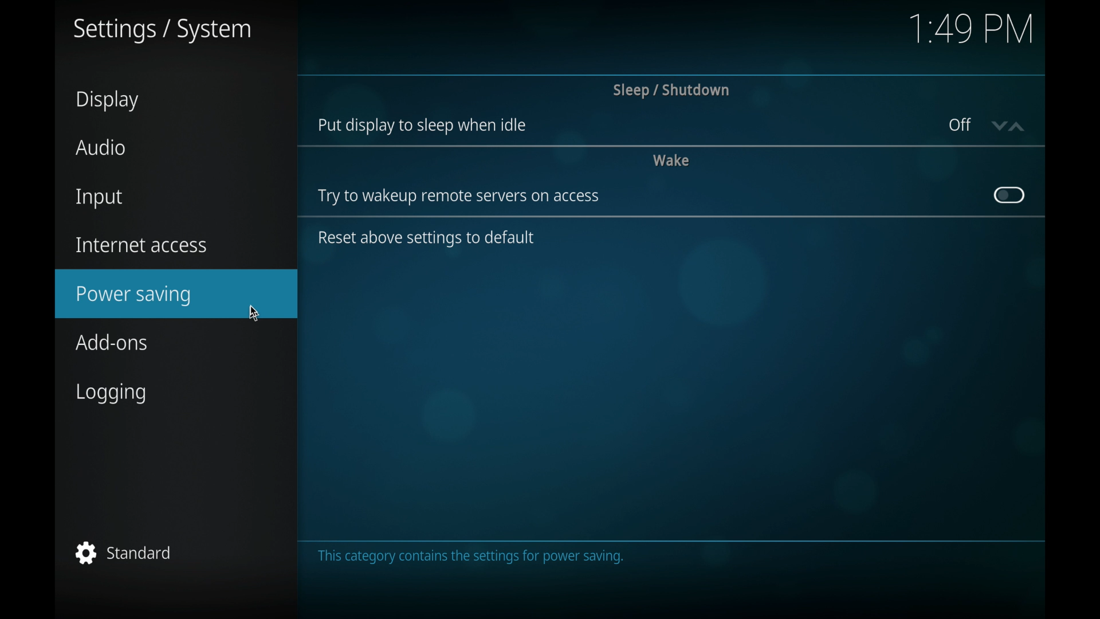 The height and width of the screenshot is (619, 1100). What do you see at coordinates (429, 239) in the screenshot?
I see `reset above settings default` at bounding box center [429, 239].